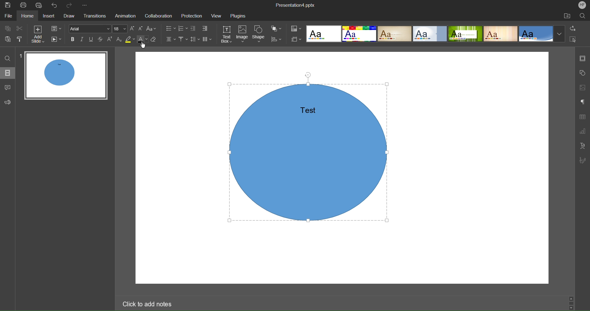 The image size is (590, 311). I want to click on Slide Size Settings, so click(297, 40).